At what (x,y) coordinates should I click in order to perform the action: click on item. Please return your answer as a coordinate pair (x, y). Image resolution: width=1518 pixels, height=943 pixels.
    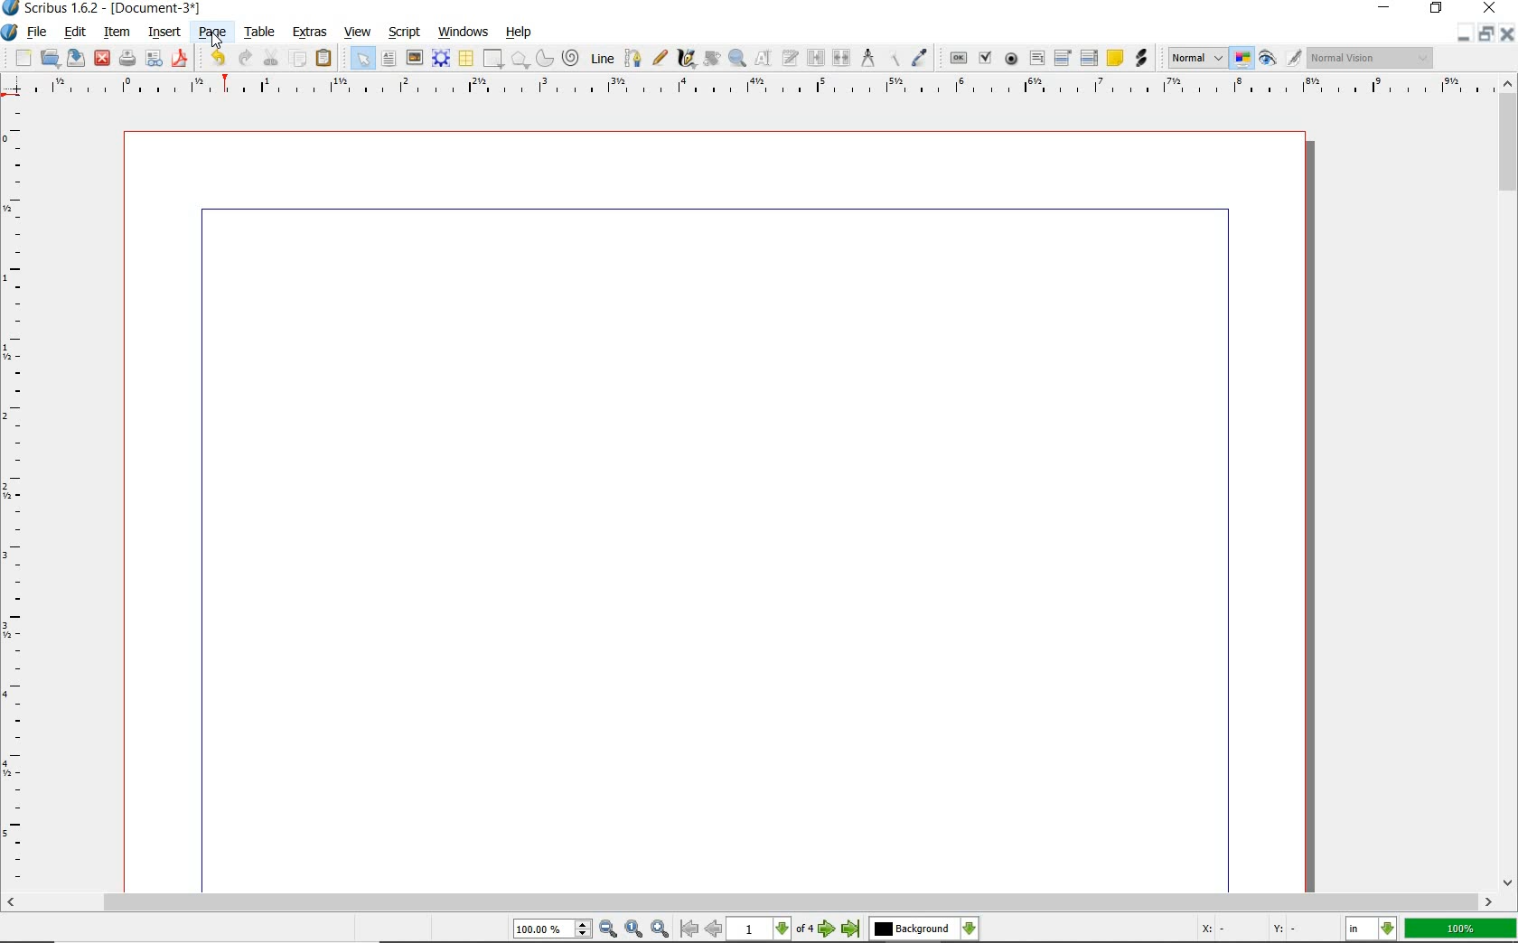
    Looking at the image, I should click on (115, 33).